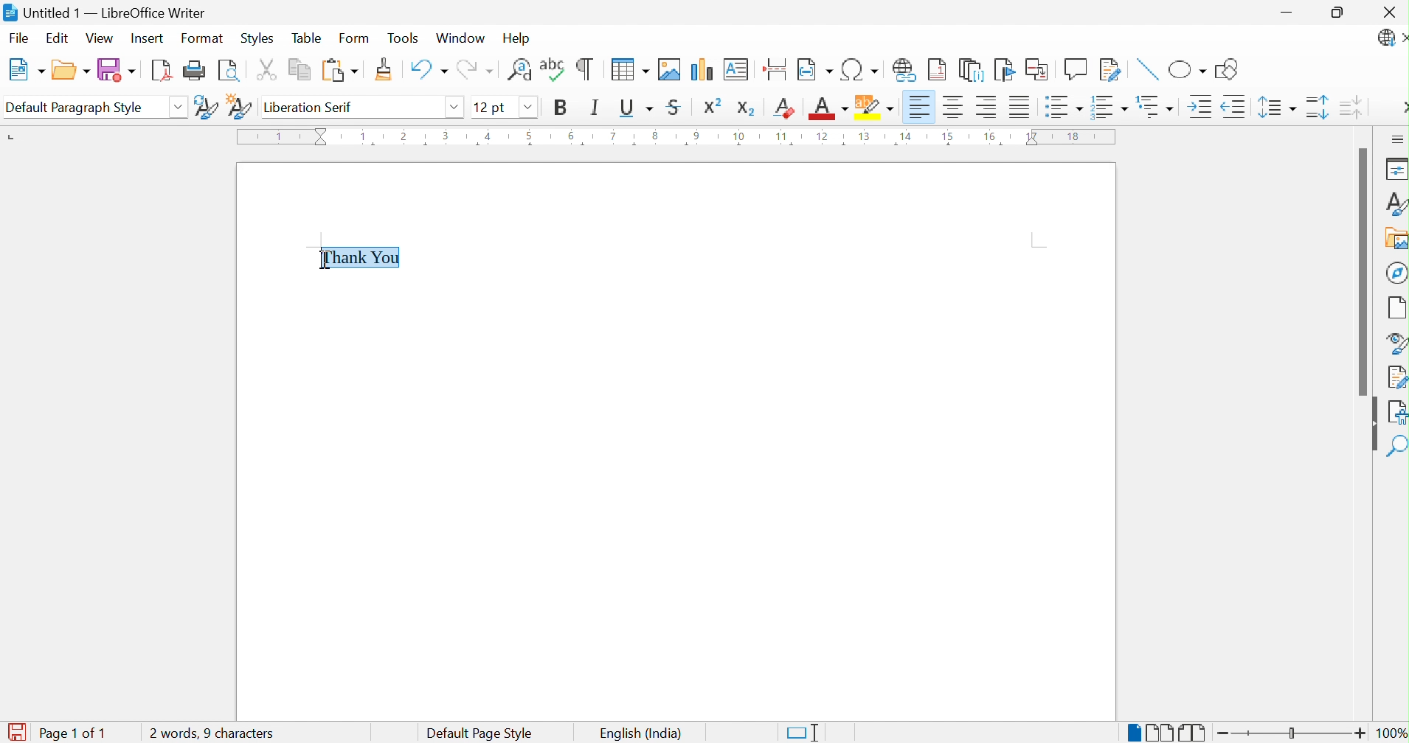 This screenshot has height=743, width=1409. Describe the element at coordinates (527, 108) in the screenshot. I see `Drop Down` at that location.